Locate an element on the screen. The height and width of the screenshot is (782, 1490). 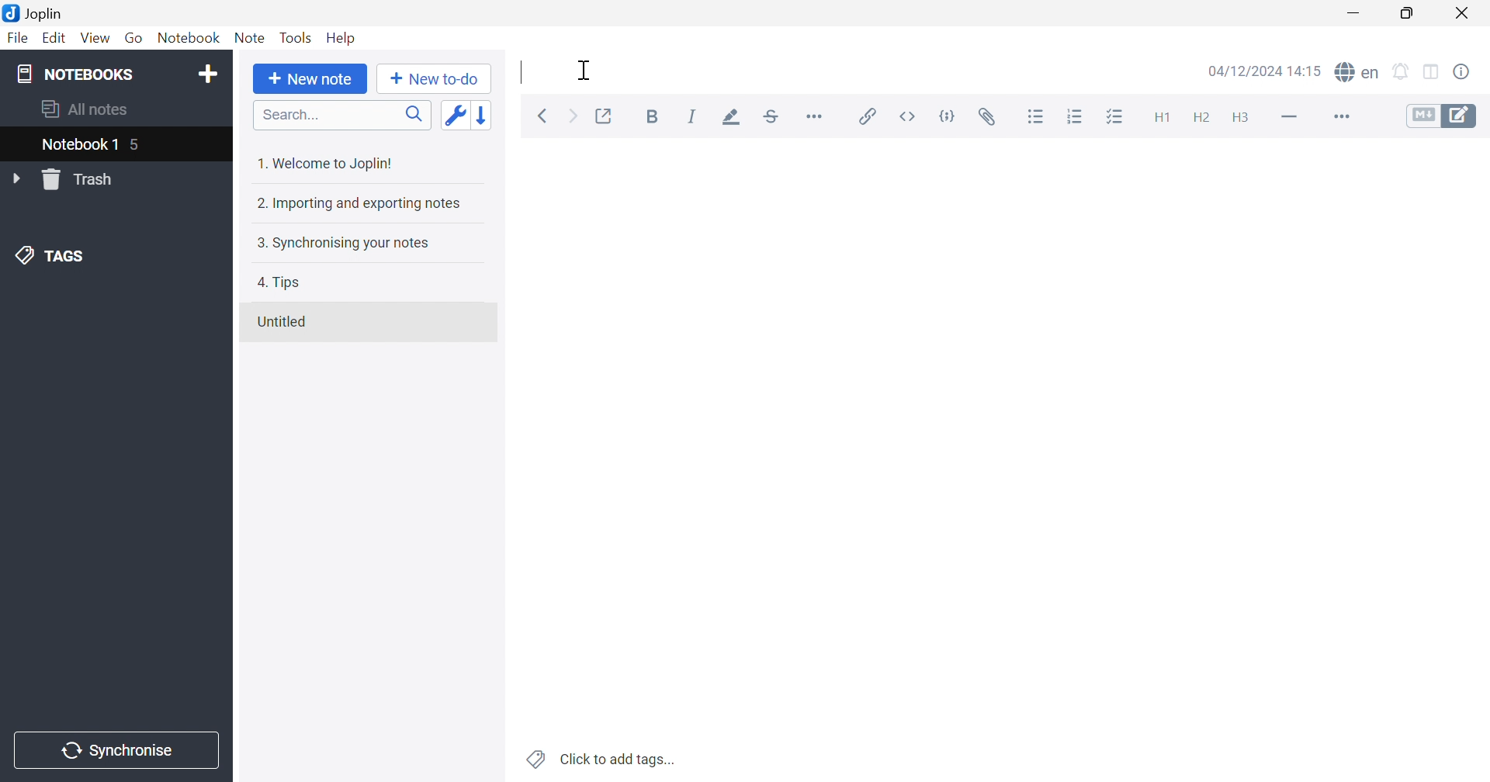
2. Importing and exporting notes is located at coordinates (357, 202).